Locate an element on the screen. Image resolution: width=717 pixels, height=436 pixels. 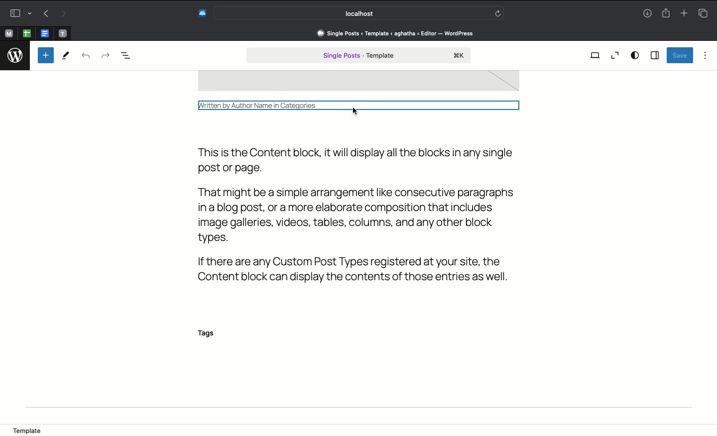
Search bar is located at coordinates (360, 13).